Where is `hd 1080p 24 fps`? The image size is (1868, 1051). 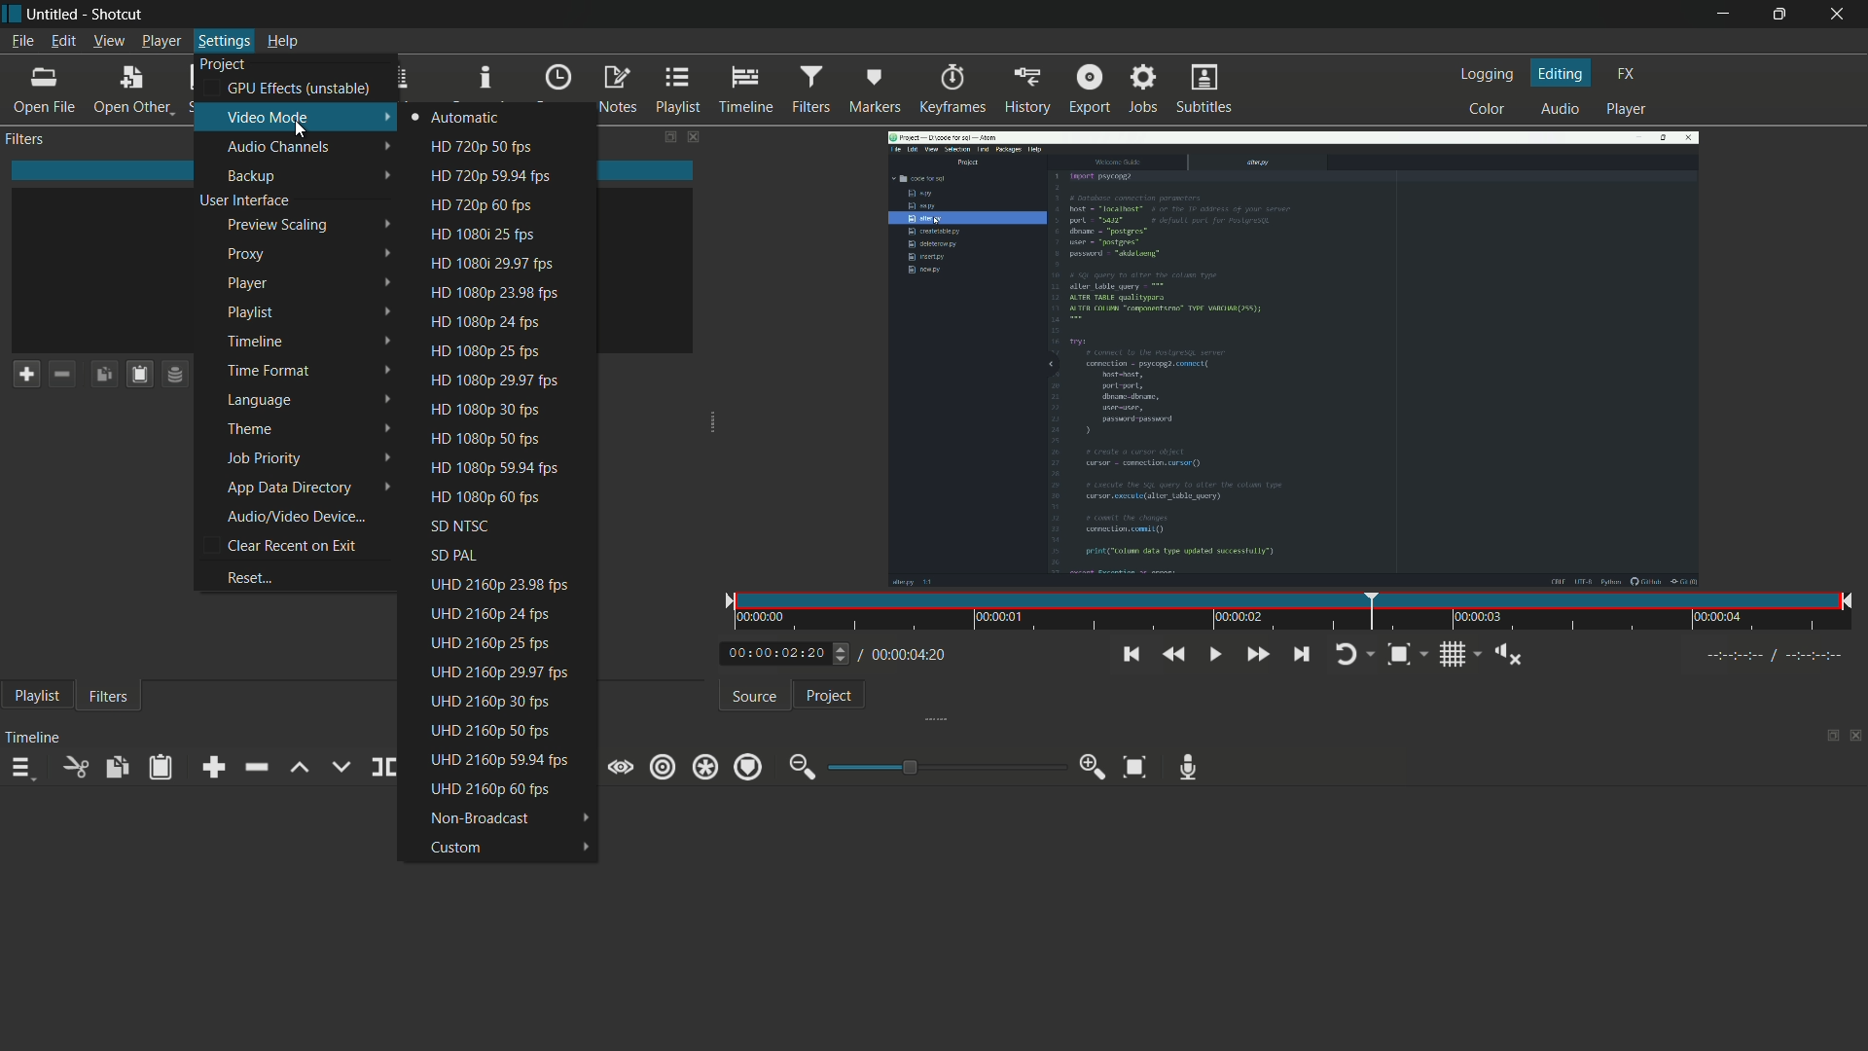
hd 1080p 24 fps is located at coordinates (504, 320).